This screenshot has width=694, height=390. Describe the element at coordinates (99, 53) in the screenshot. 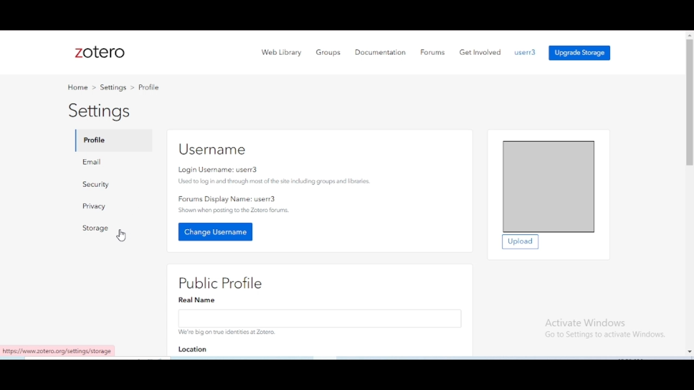

I see `zotero` at that location.